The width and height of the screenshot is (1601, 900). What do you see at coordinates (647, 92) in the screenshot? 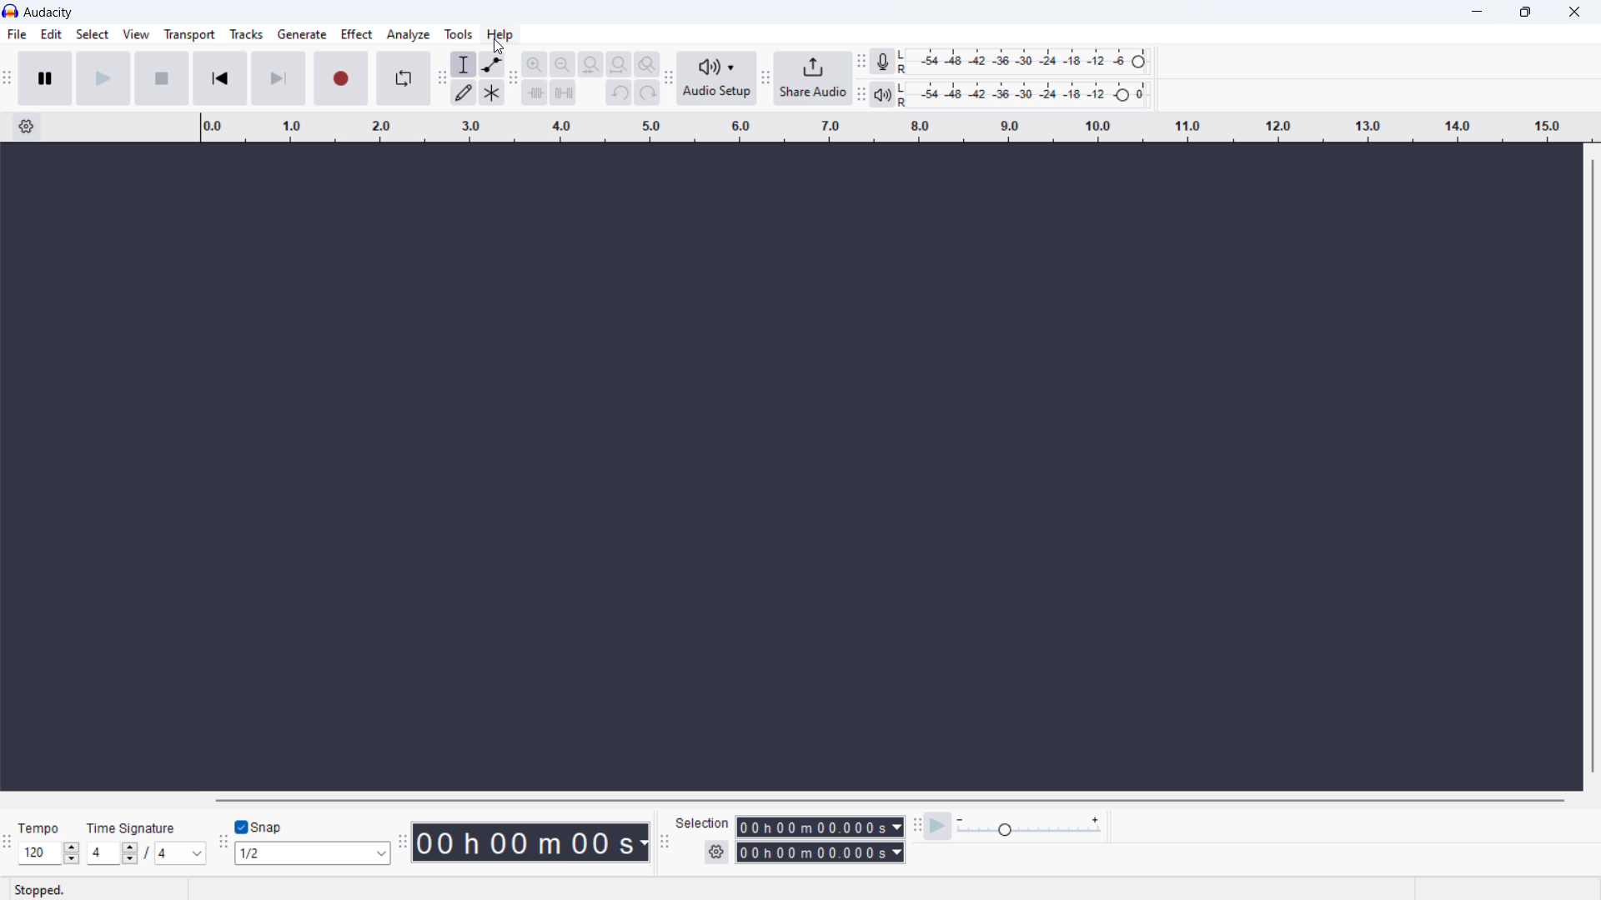
I see `redo` at bounding box center [647, 92].